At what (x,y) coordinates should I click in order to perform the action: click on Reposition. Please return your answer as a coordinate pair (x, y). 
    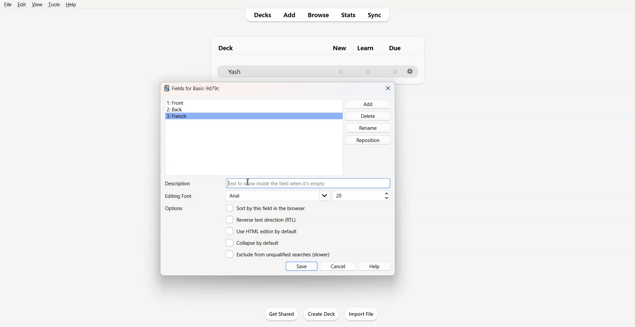
    Looking at the image, I should click on (368, 140).